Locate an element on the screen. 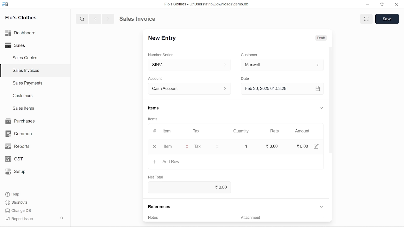  save is located at coordinates (387, 19).